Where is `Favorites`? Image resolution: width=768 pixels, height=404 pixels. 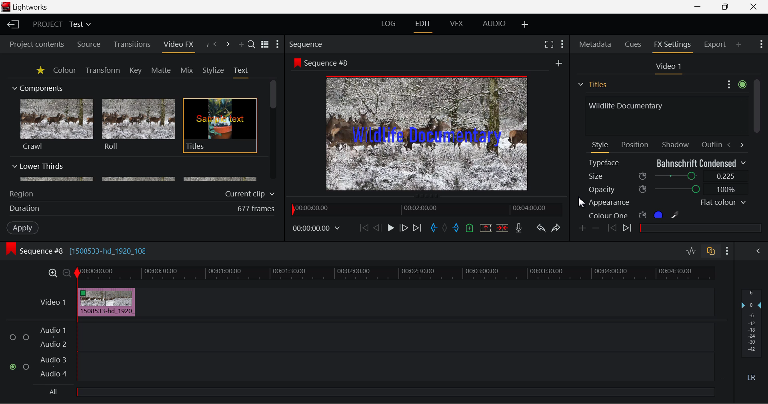
Favorites is located at coordinates (41, 71).